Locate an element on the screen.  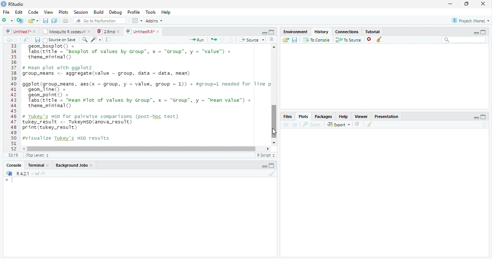
Untitled is located at coordinates (21, 31).